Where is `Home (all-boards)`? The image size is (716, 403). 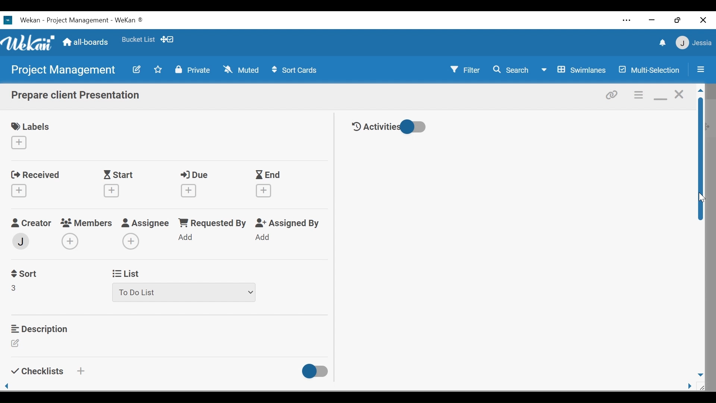 Home (all-boards) is located at coordinates (87, 43).